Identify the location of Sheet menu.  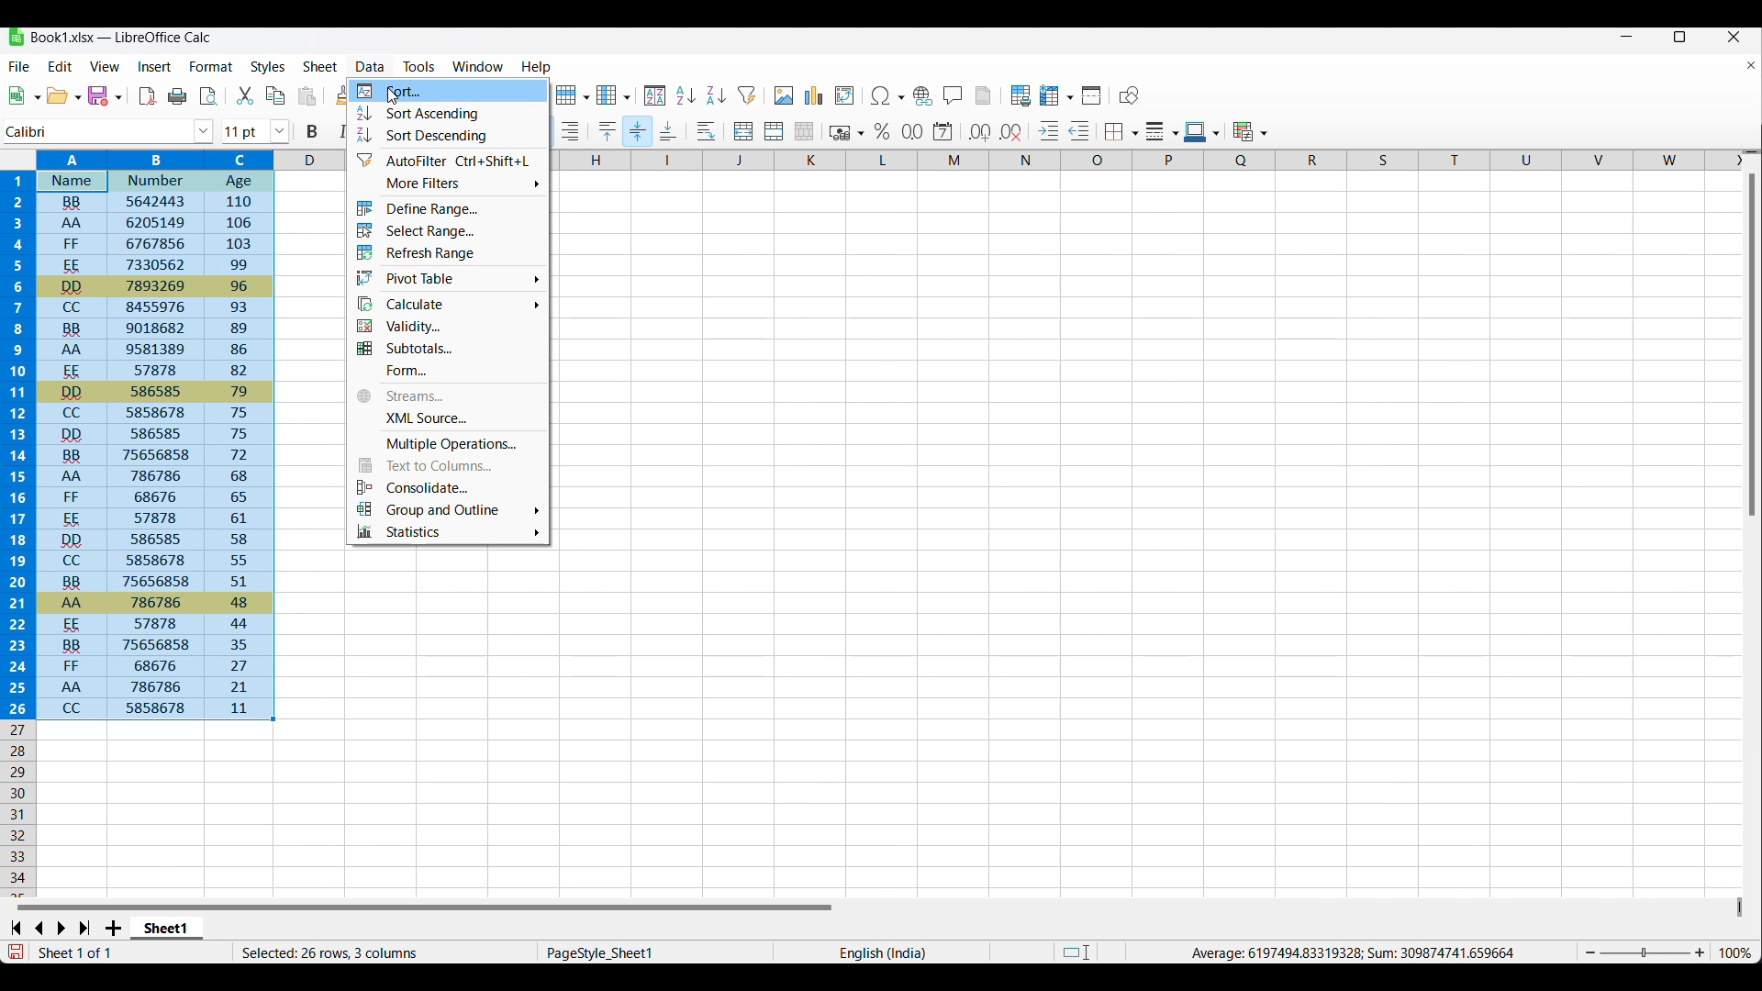
(321, 66).